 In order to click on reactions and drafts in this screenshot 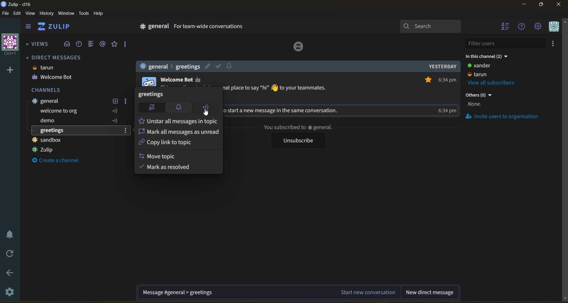, I will do `click(125, 45)`.